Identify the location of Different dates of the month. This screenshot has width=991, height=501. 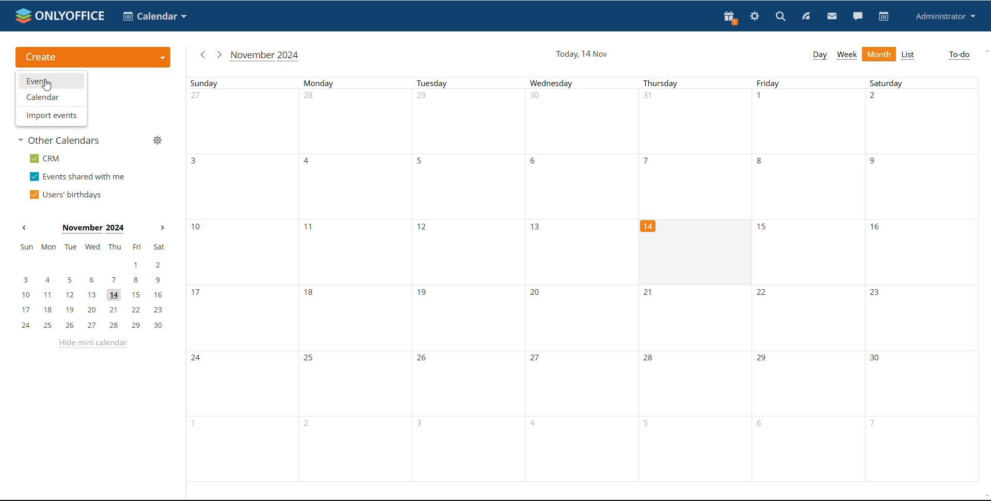
(587, 123).